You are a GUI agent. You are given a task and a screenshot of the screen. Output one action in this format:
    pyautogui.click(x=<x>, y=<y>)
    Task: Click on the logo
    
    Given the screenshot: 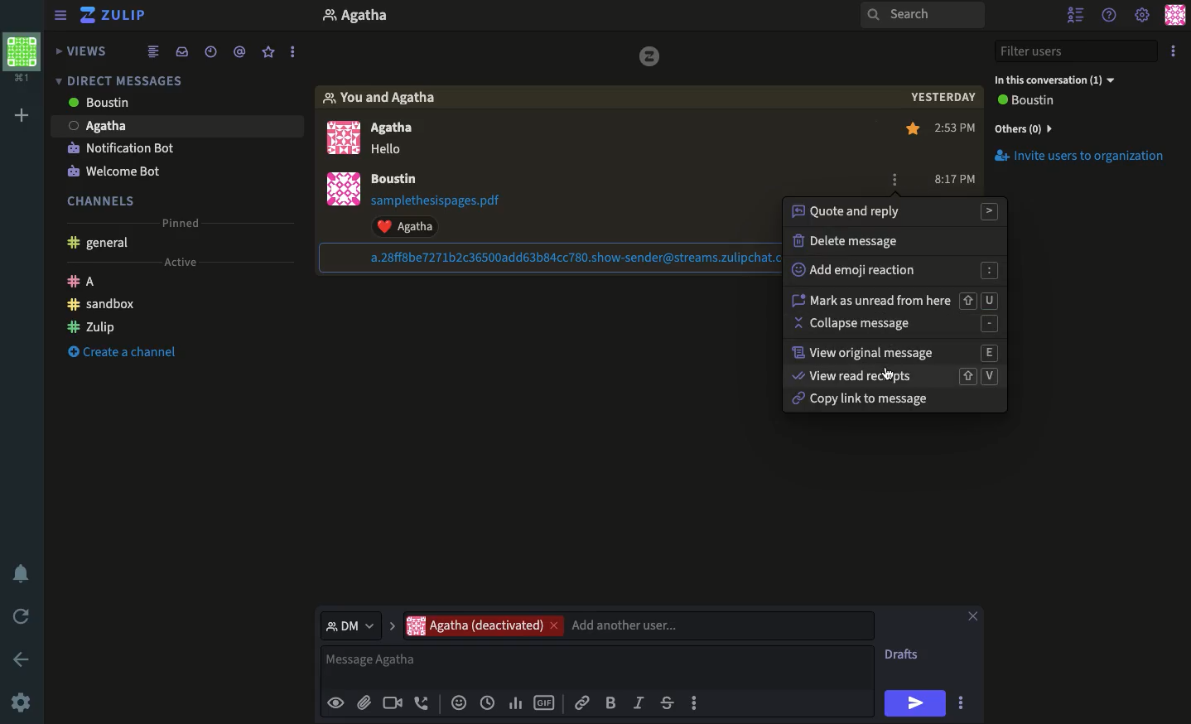 What is the action you would take?
    pyautogui.click(x=655, y=57)
    